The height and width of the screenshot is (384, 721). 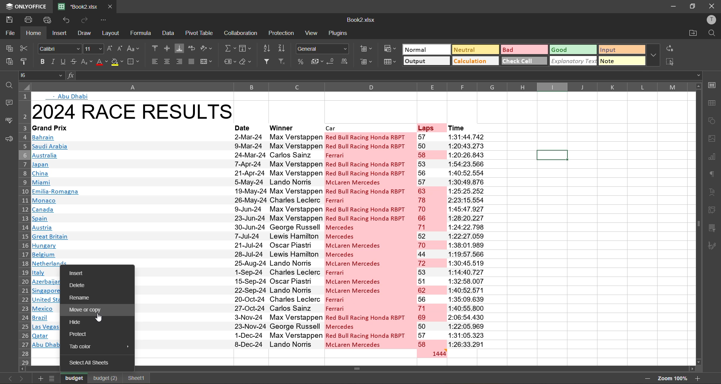 What do you see at coordinates (8, 62) in the screenshot?
I see `paste` at bounding box center [8, 62].